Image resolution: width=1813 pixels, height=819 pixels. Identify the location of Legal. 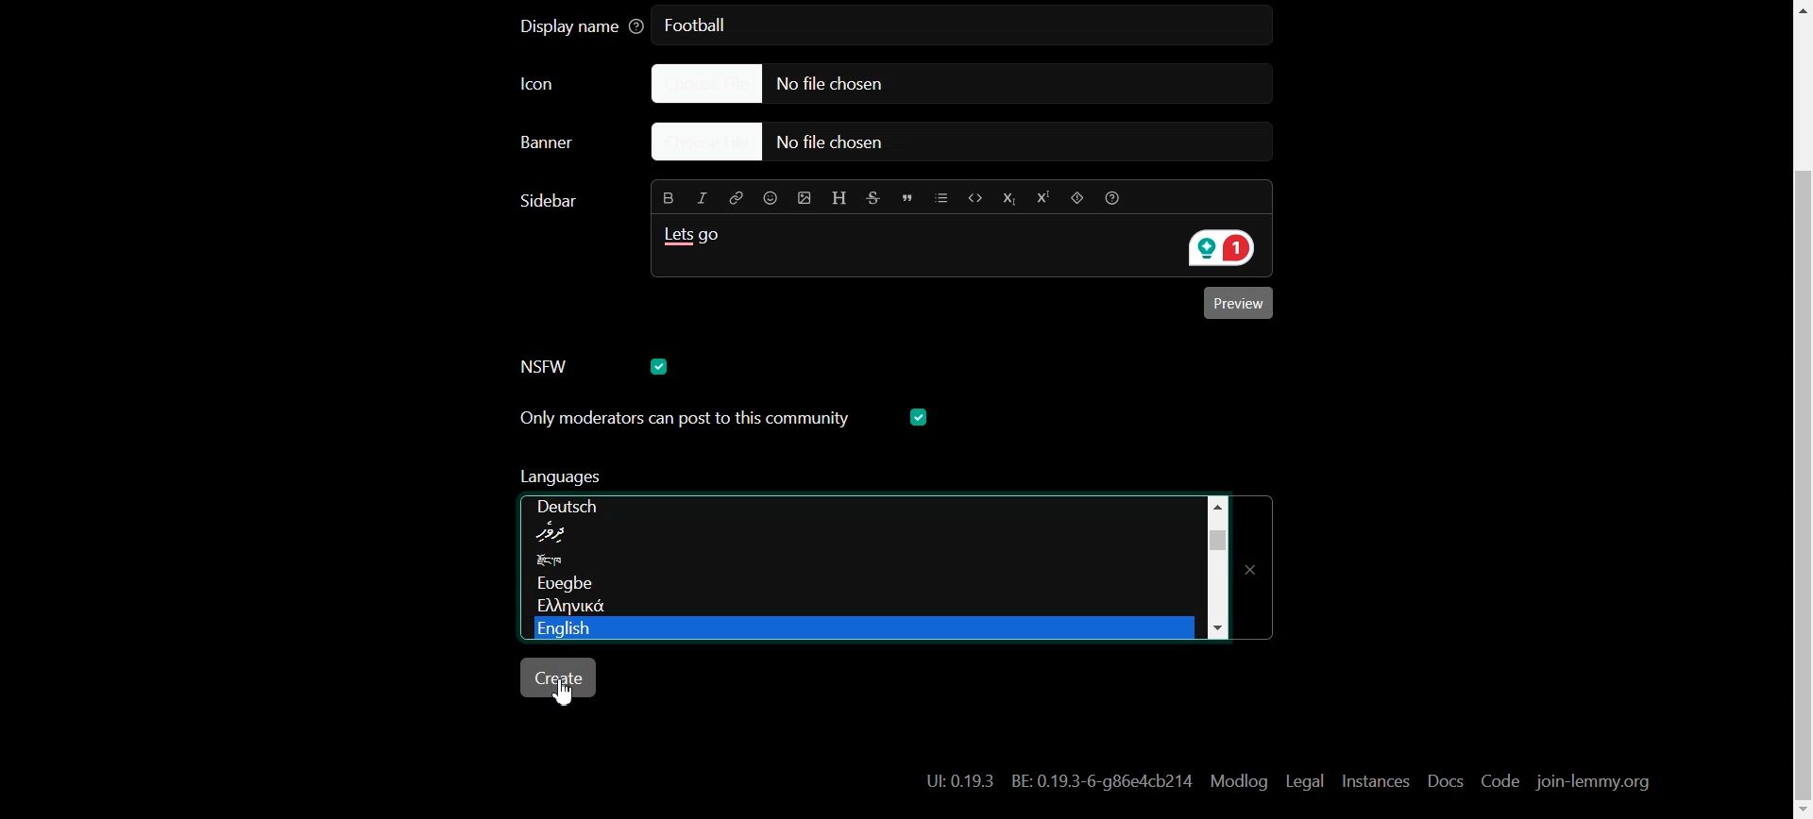
(1305, 780).